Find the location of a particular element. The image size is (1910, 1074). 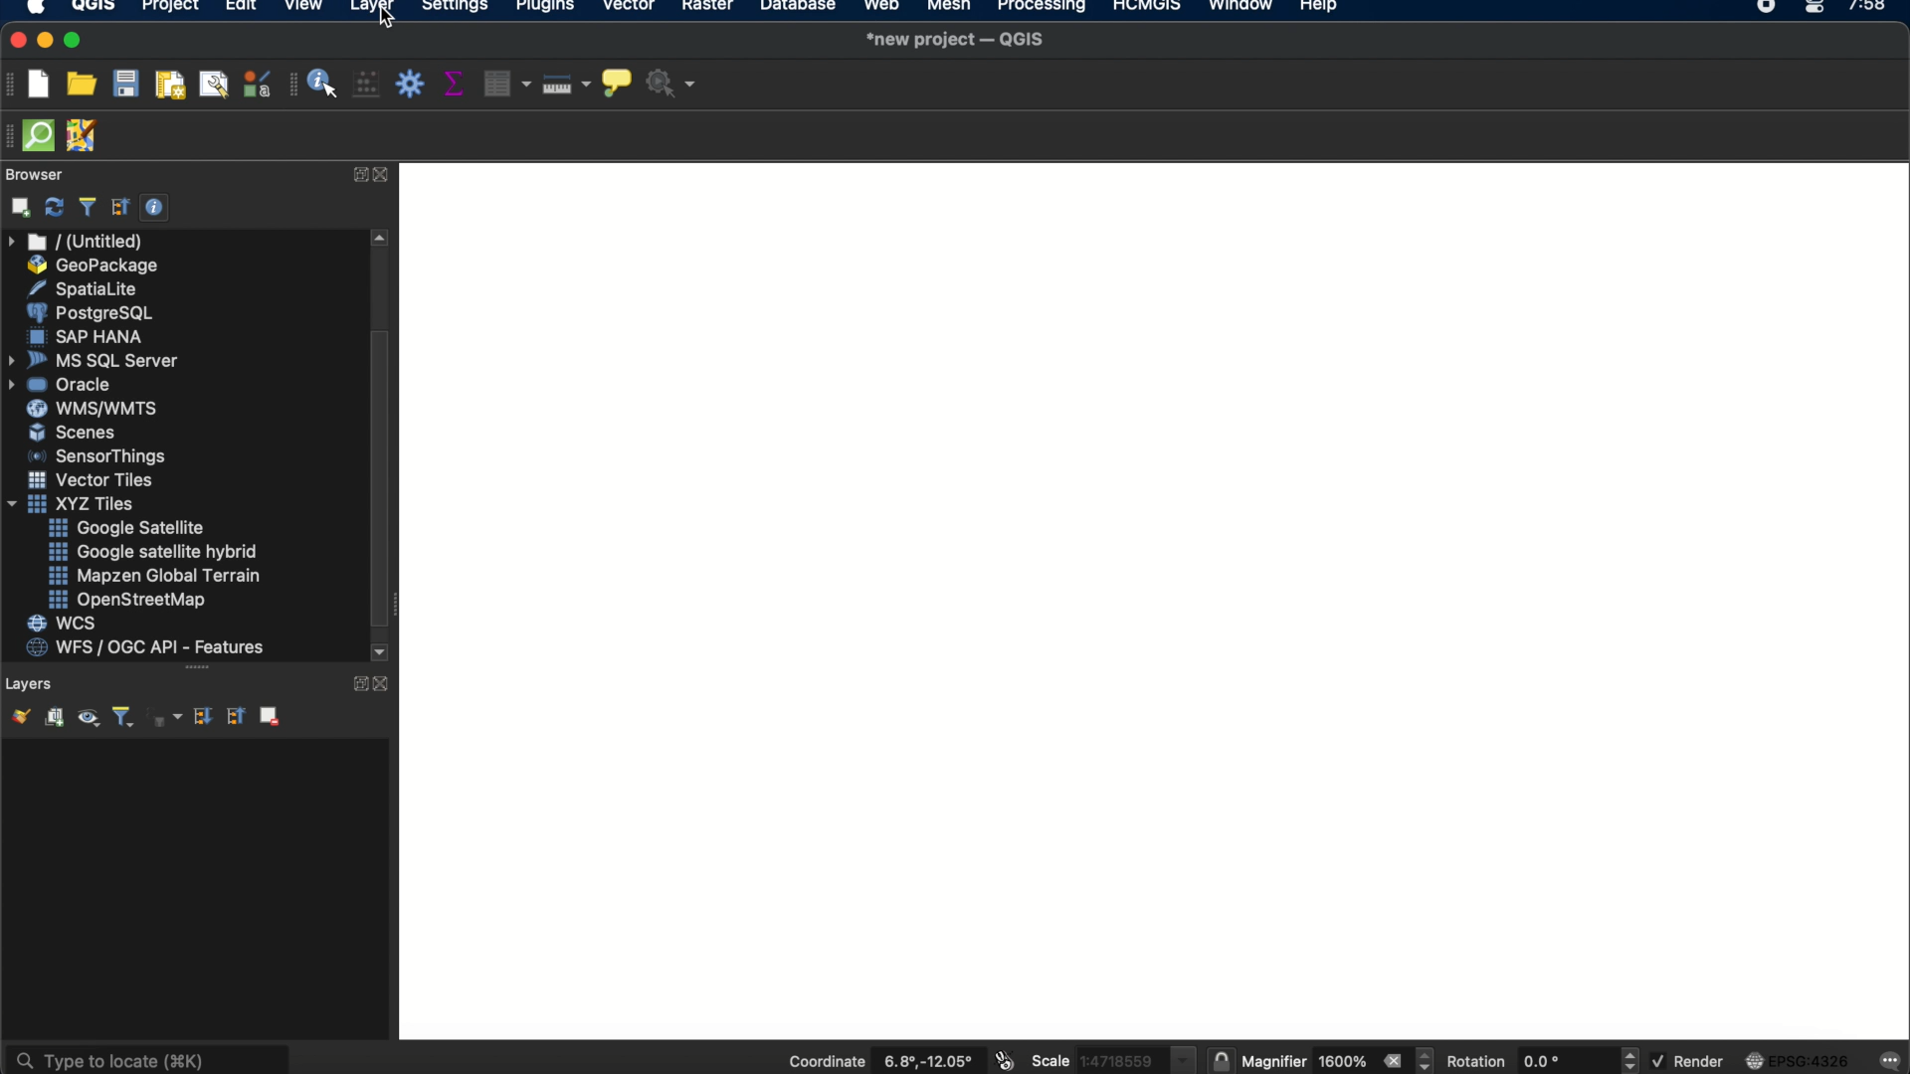

mapzen global terrain is located at coordinates (155, 576).